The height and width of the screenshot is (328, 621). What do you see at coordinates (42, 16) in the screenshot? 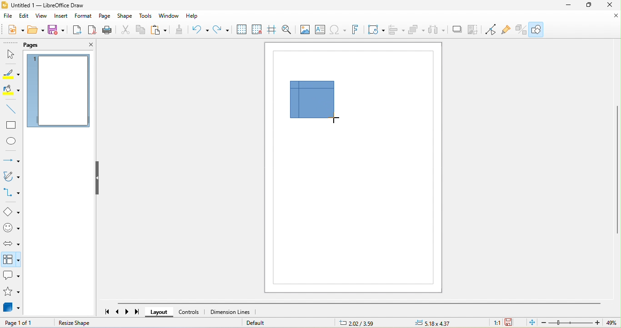
I see `view` at bounding box center [42, 16].